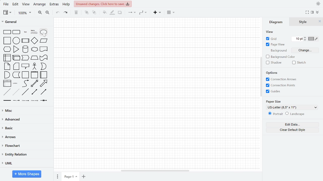 This screenshot has width=323, height=181. I want to click on lanndscape, so click(296, 114).